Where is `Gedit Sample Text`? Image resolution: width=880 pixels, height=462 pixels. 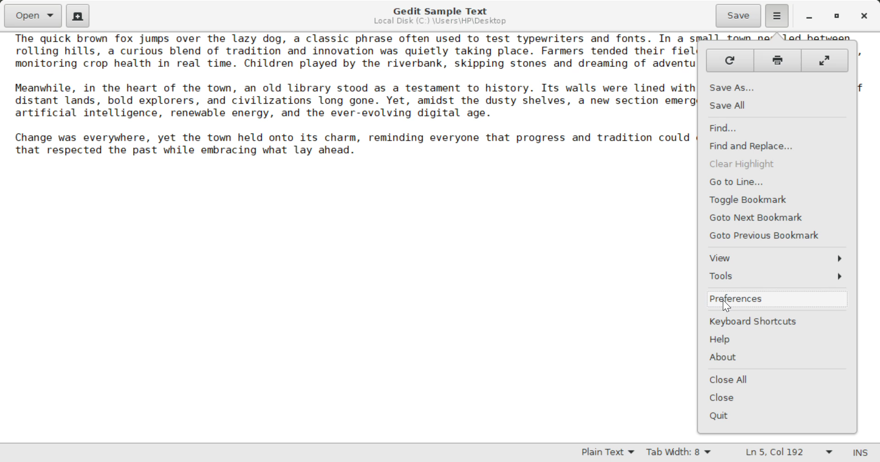 Gedit Sample Text is located at coordinates (438, 10).